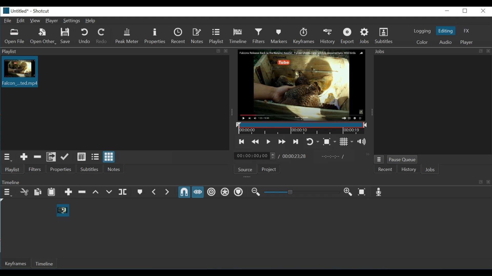 Image resolution: width=492 pixels, height=276 pixels. What do you see at coordinates (282, 141) in the screenshot?
I see `Play quickly forward` at bounding box center [282, 141].